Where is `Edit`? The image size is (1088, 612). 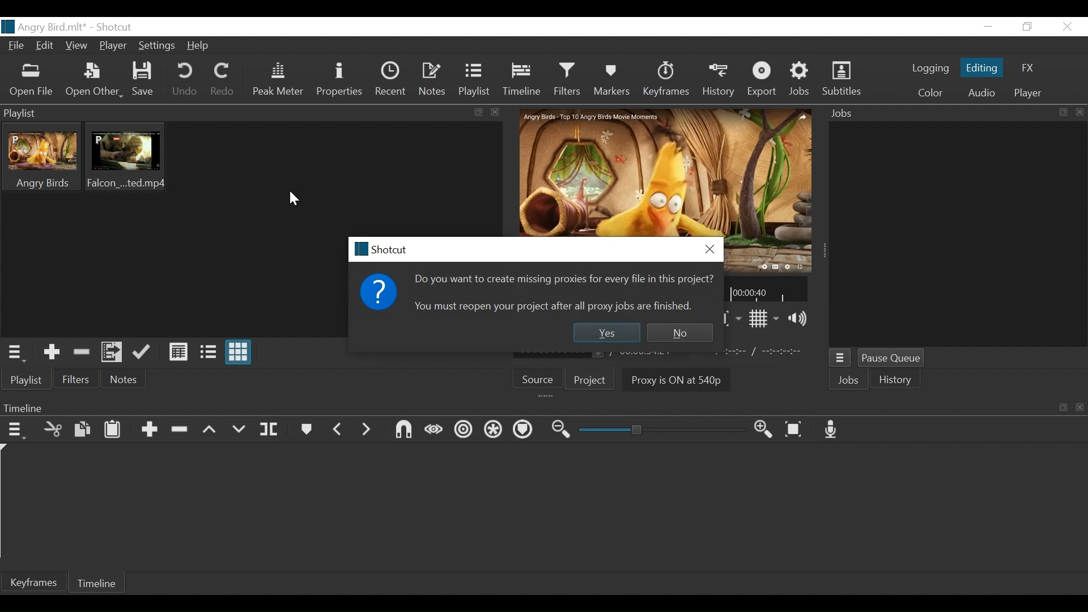 Edit is located at coordinates (45, 45).